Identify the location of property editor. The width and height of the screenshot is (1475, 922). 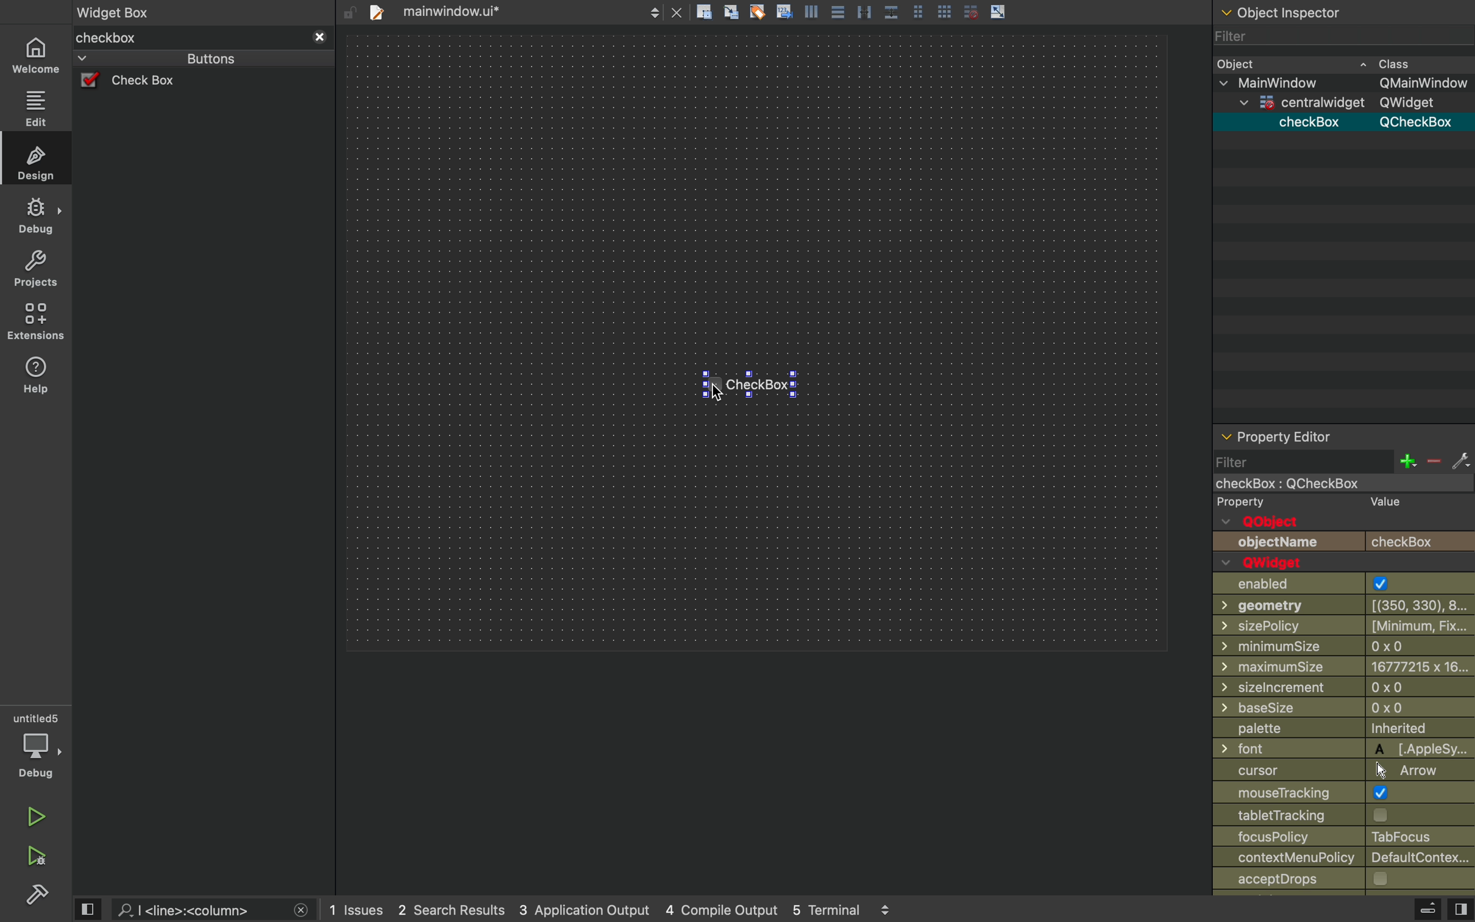
(1344, 437).